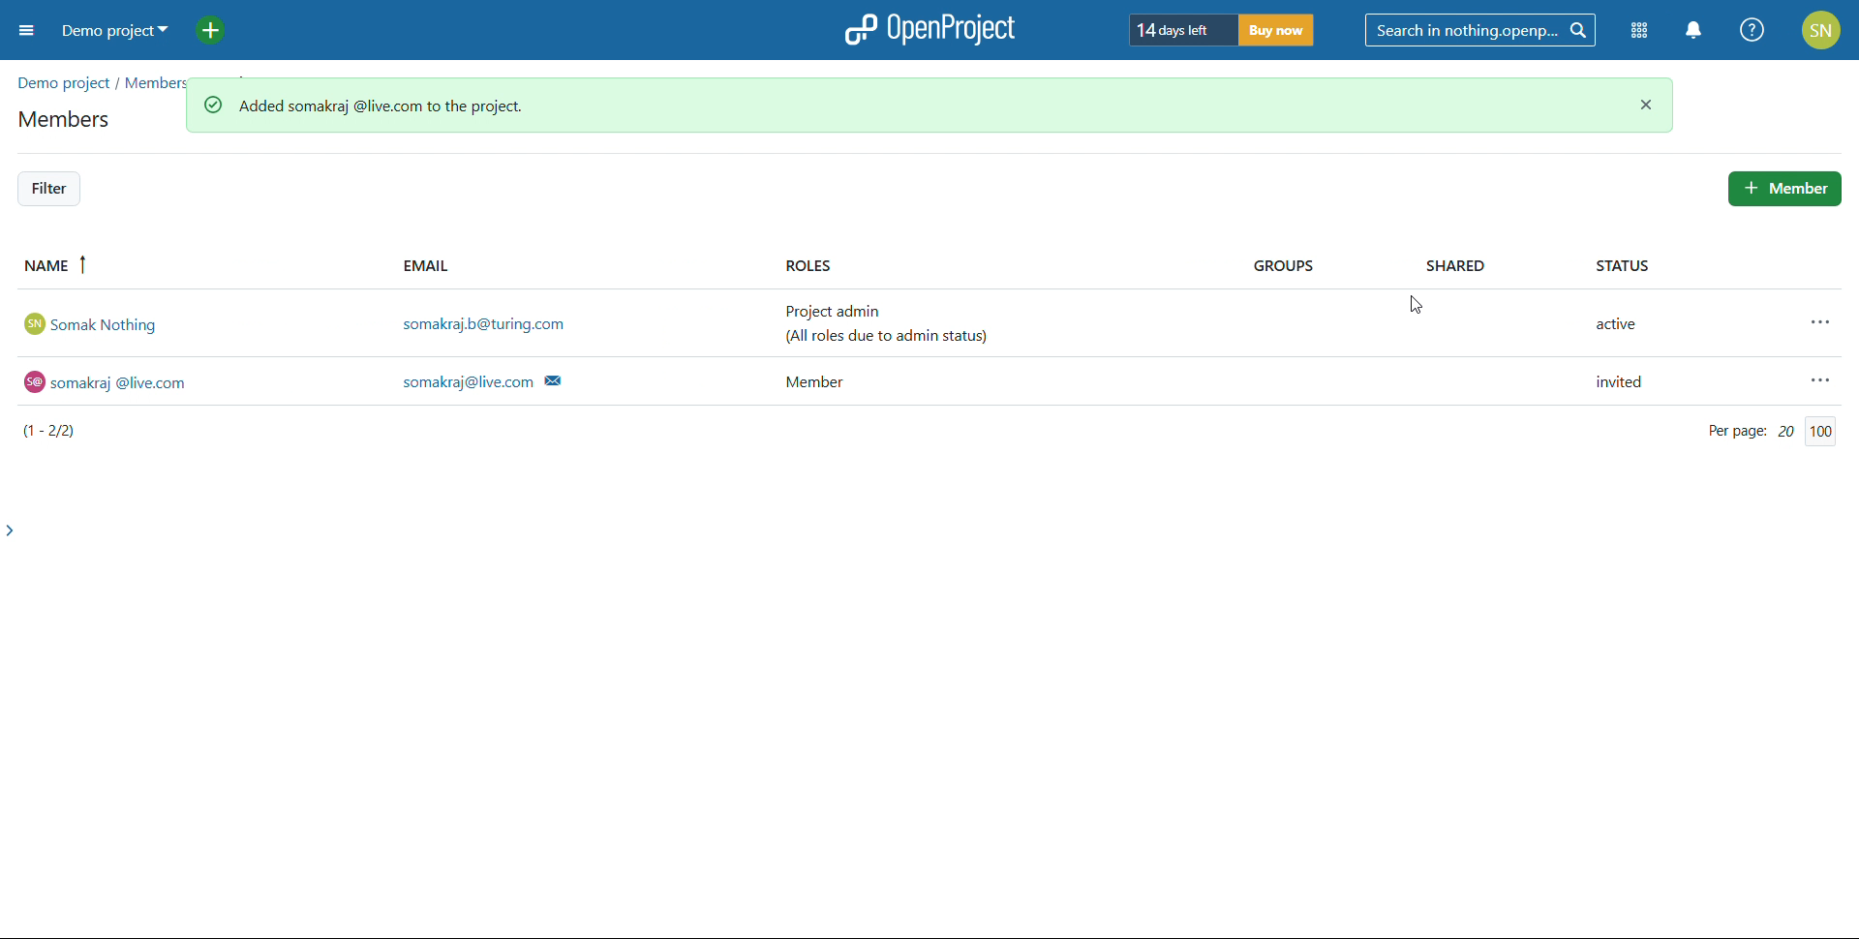 The image size is (1859, 939). Describe the element at coordinates (109, 31) in the screenshot. I see `demo project selected` at that location.